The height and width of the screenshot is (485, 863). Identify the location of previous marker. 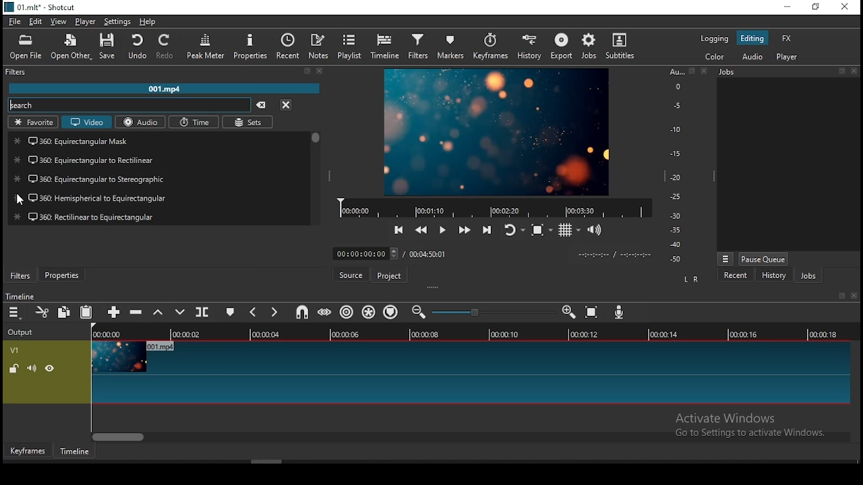
(254, 312).